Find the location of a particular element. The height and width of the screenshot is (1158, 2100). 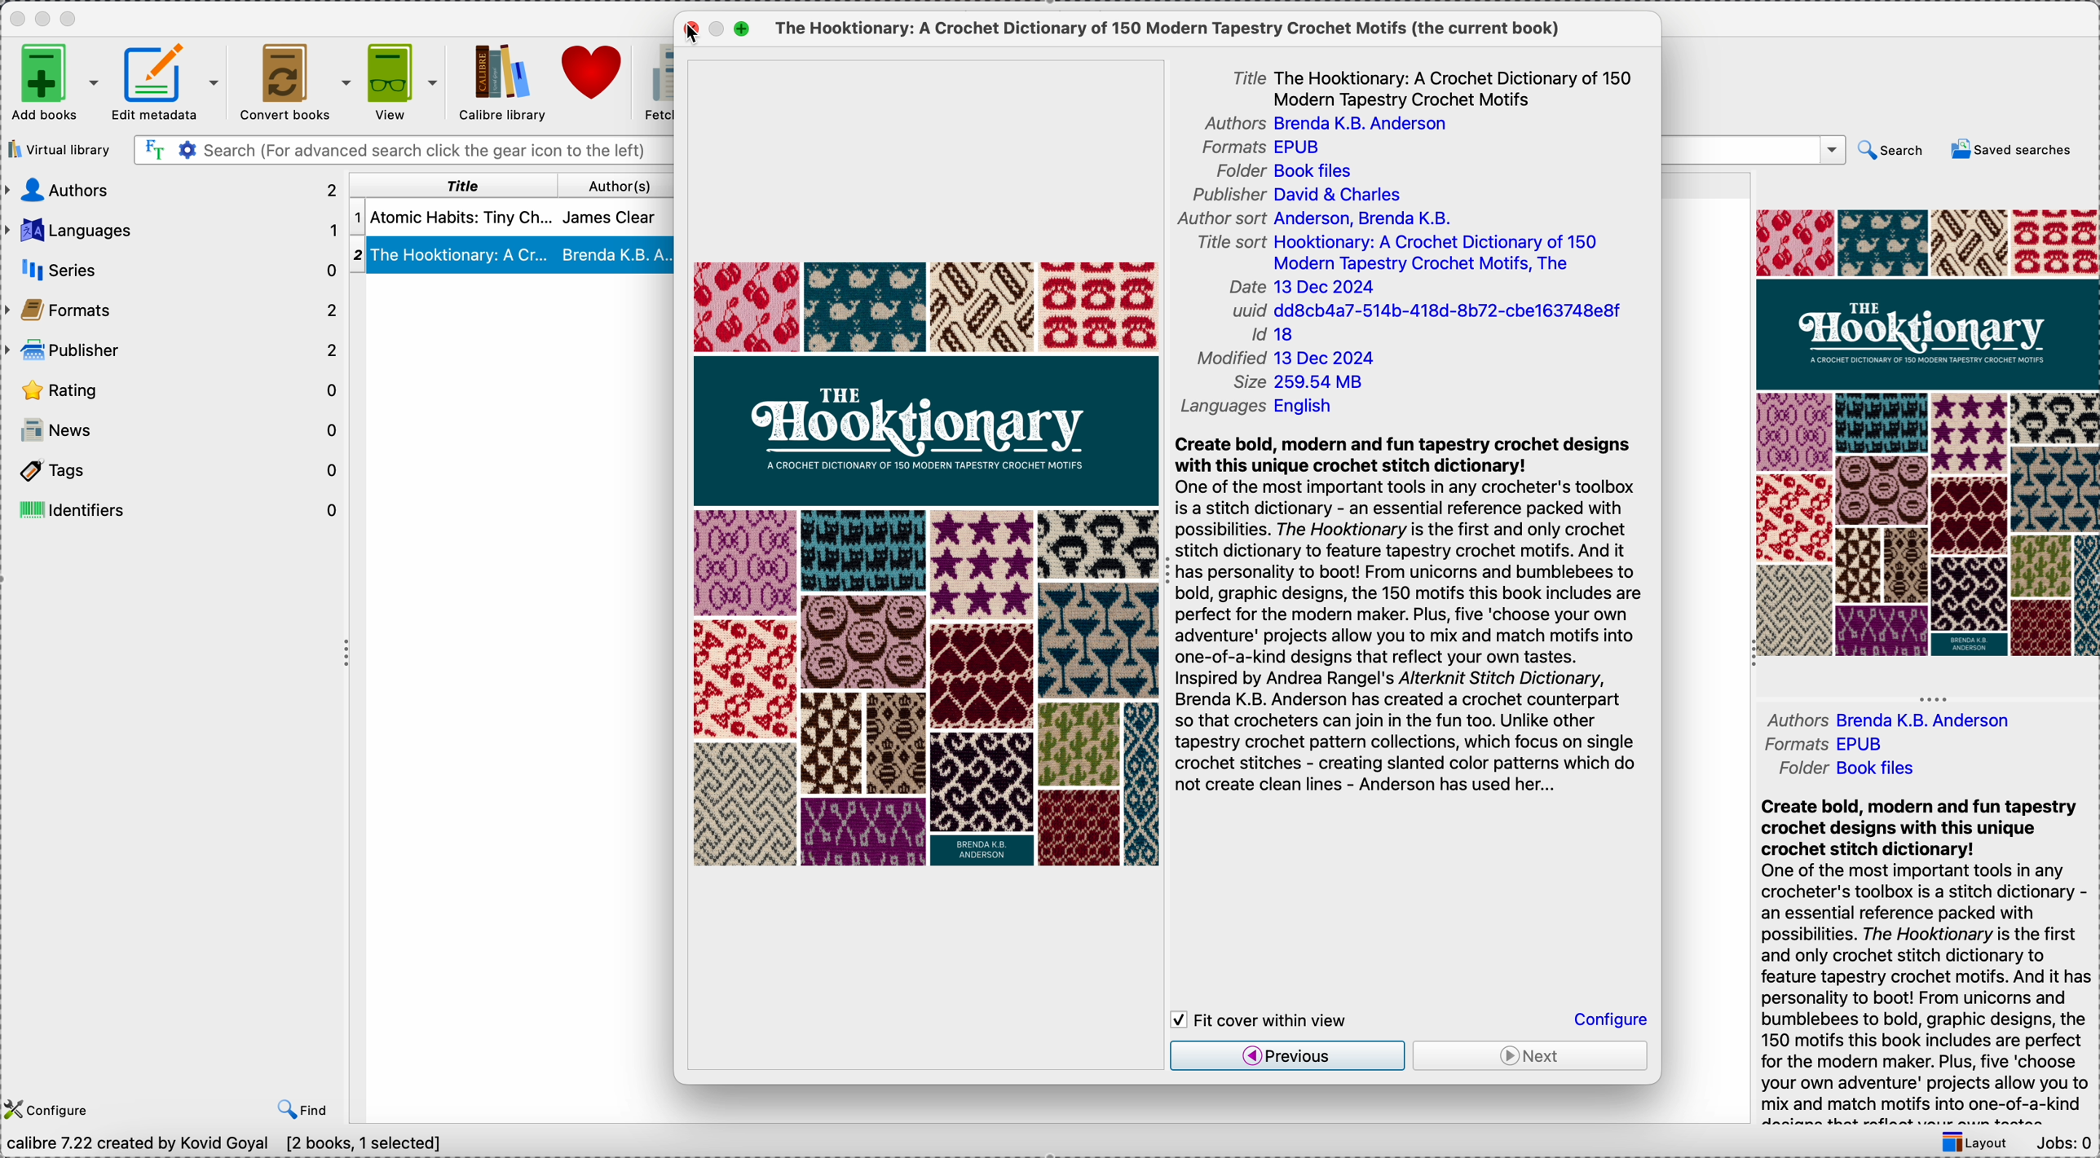

authors is located at coordinates (174, 192).